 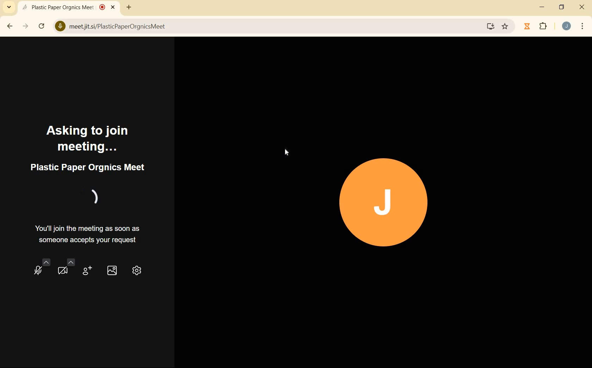 I want to click on loading - waiting for moderator to join, so click(x=93, y=197).